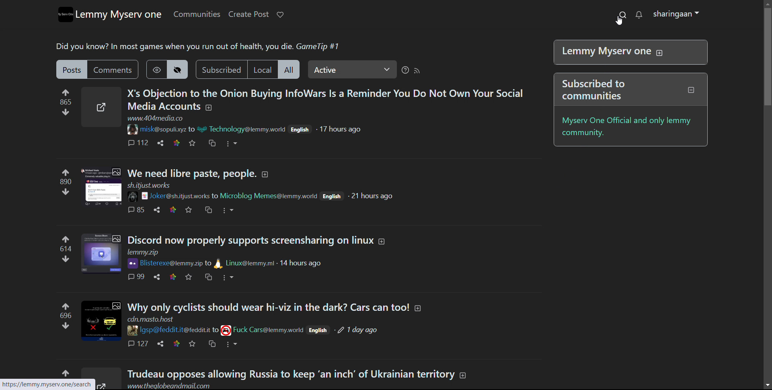  What do you see at coordinates (333, 196) in the screenshot?
I see `English` at bounding box center [333, 196].